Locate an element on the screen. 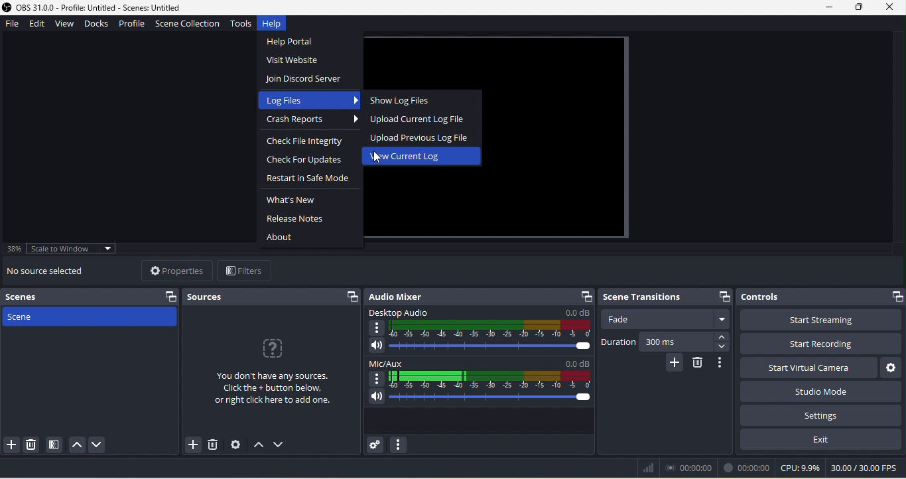 This screenshot has height=479, width=906. edit is located at coordinates (40, 25).